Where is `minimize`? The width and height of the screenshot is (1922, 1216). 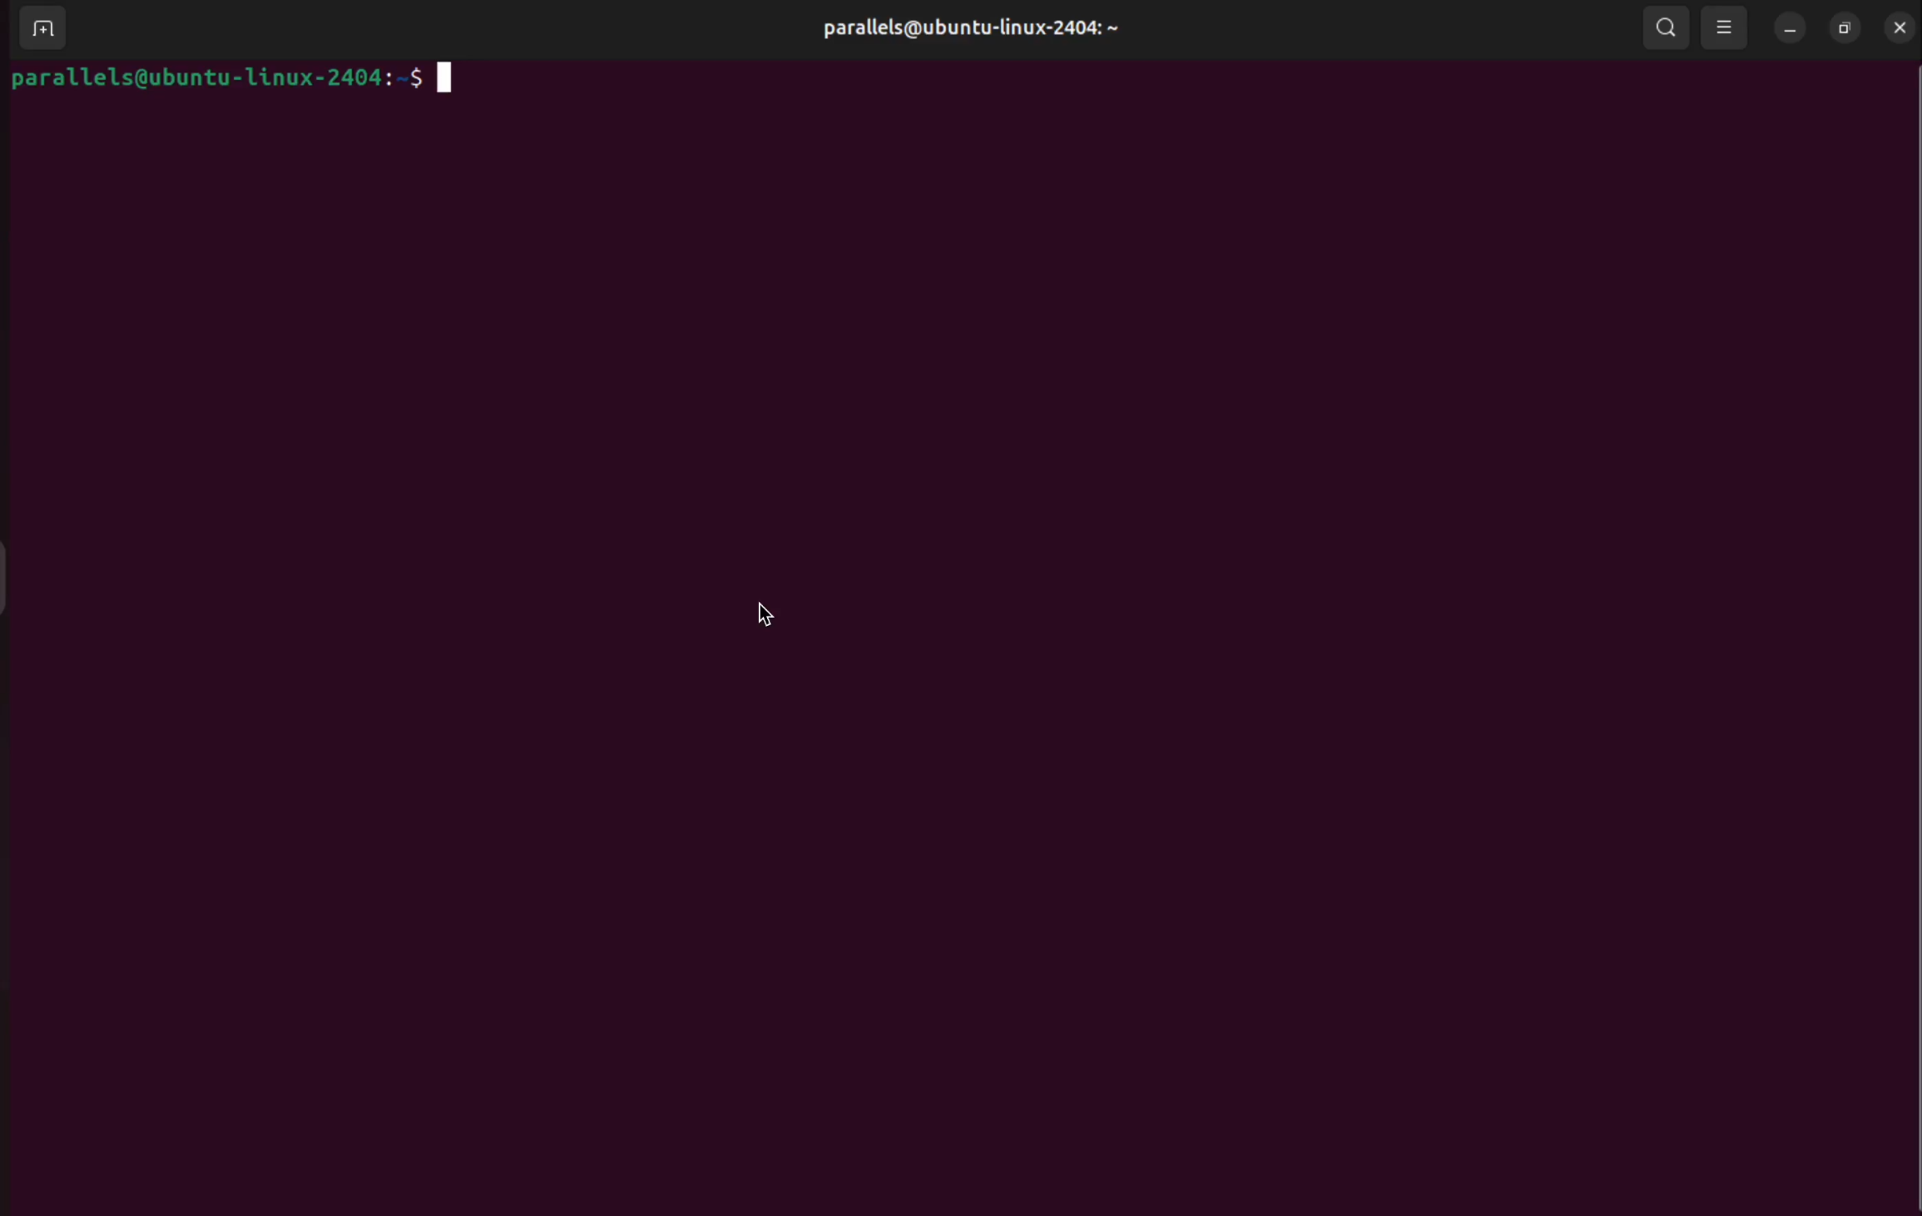 minimize is located at coordinates (1789, 30).